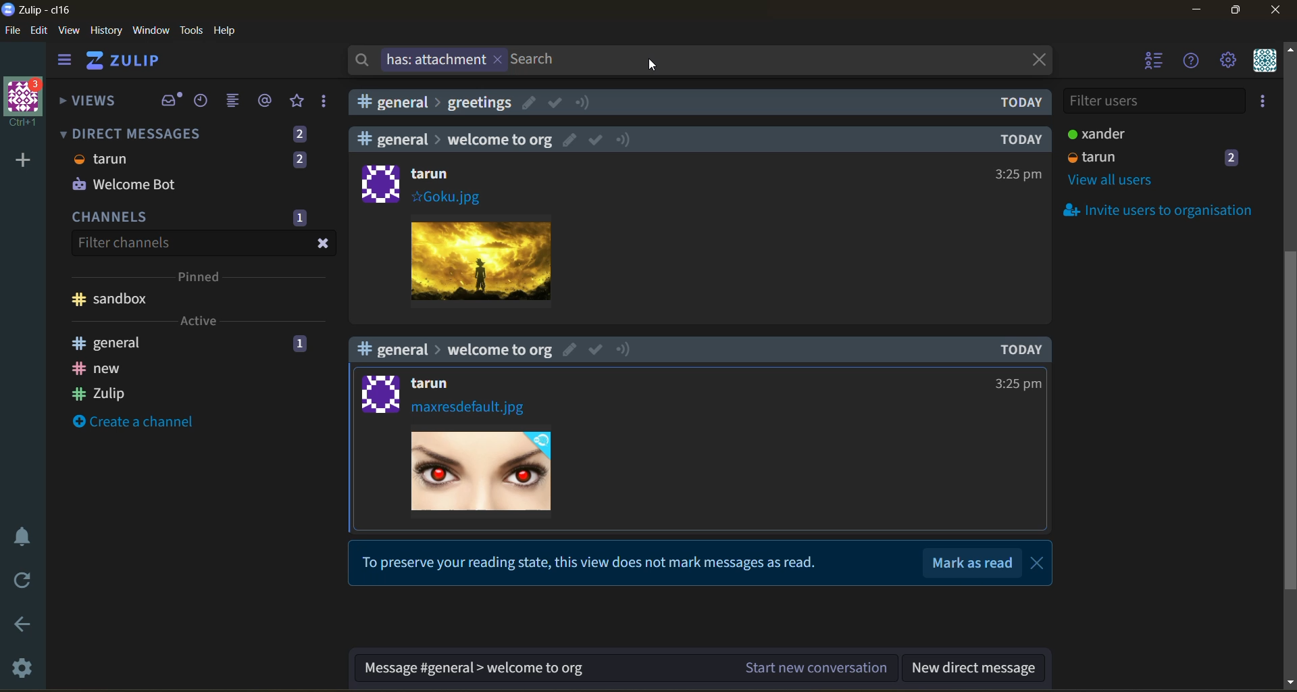 This screenshot has width=1297, height=692. What do you see at coordinates (435, 102) in the screenshot?
I see `# general > greetings` at bounding box center [435, 102].